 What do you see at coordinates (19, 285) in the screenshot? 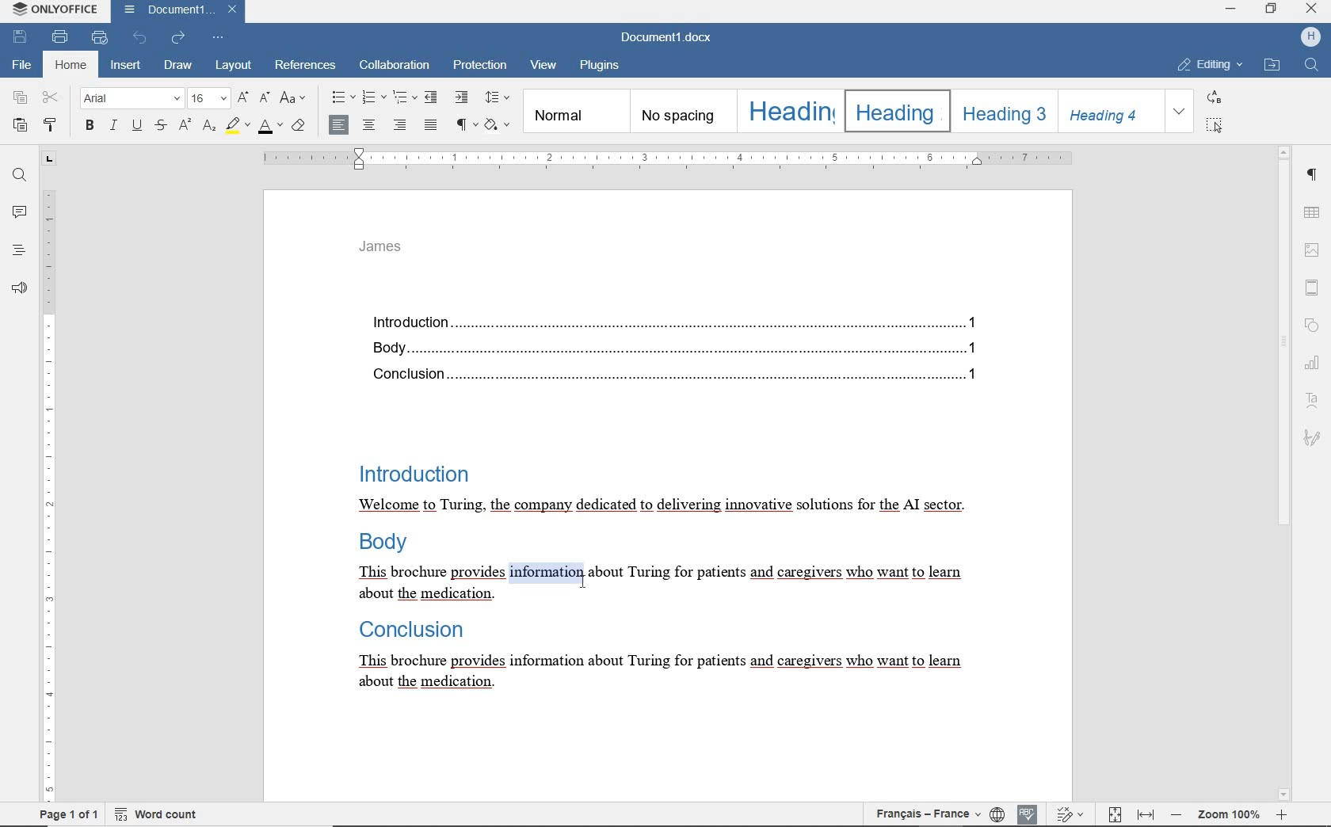
I see `FEEDBACK & SUPPORT` at bounding box center [19, 285].